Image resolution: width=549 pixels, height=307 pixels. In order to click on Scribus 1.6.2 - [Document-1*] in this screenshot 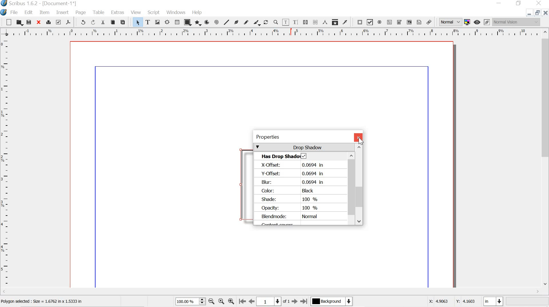, I will do `click(43, 4)`.